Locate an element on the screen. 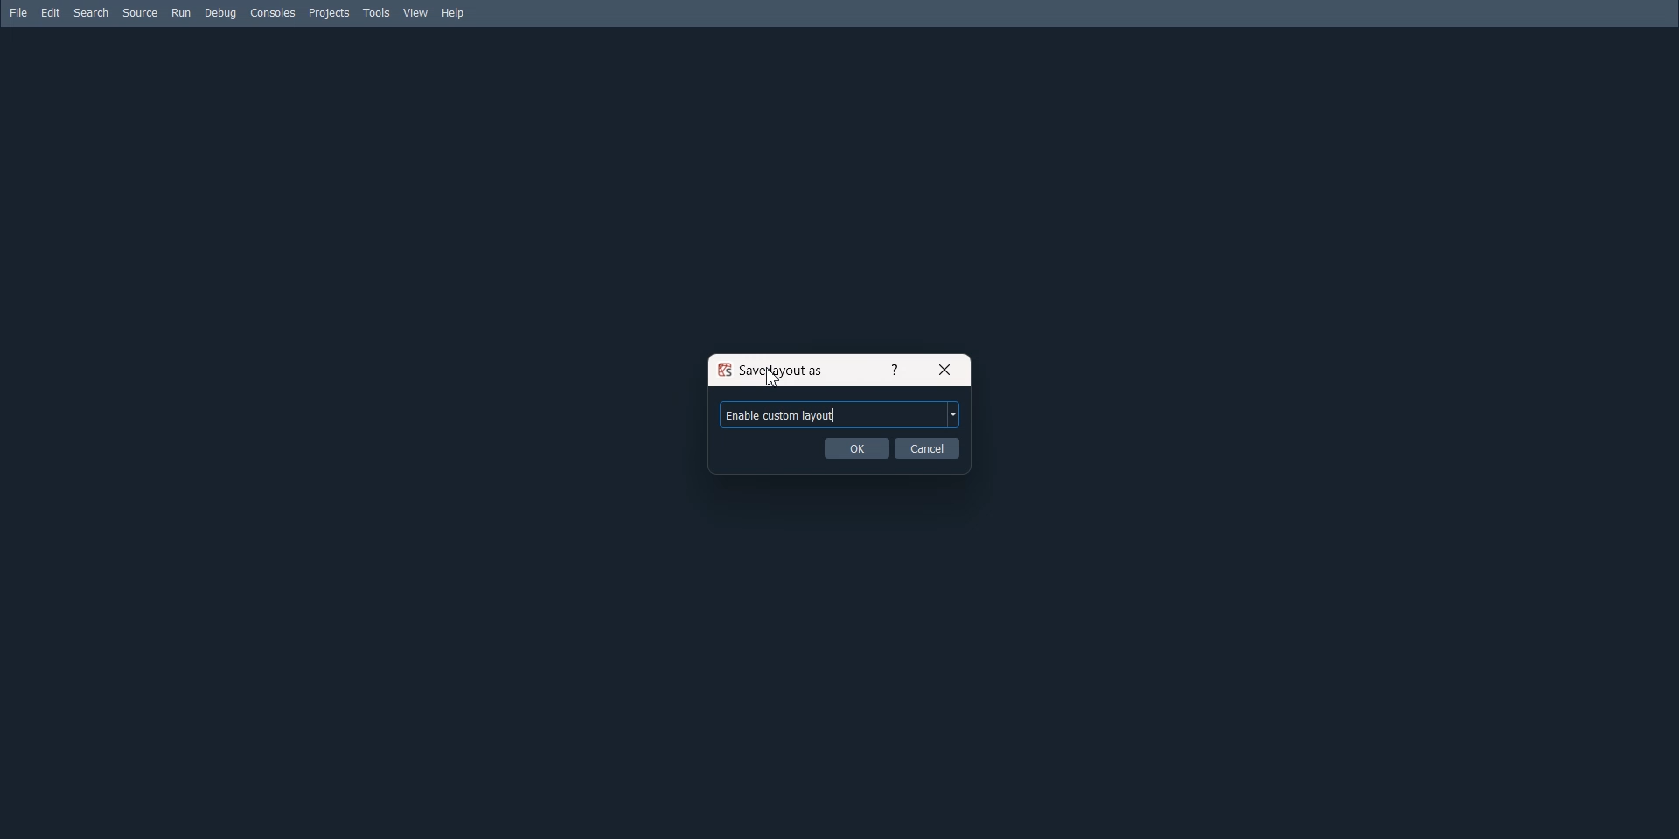  Consoles is located at coordinates (274, 12).